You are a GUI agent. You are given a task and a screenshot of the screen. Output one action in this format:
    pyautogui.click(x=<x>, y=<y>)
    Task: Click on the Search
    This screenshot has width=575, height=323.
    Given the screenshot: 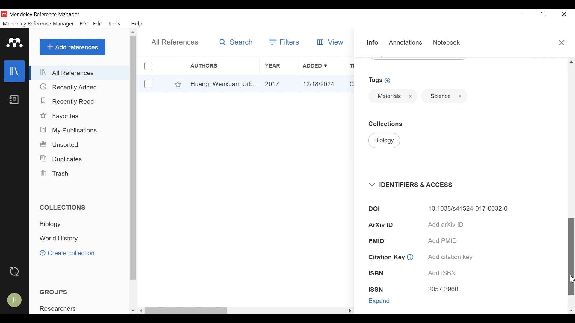 What is the action you would take?
    pyautogui.click(x=236, y=42)
    